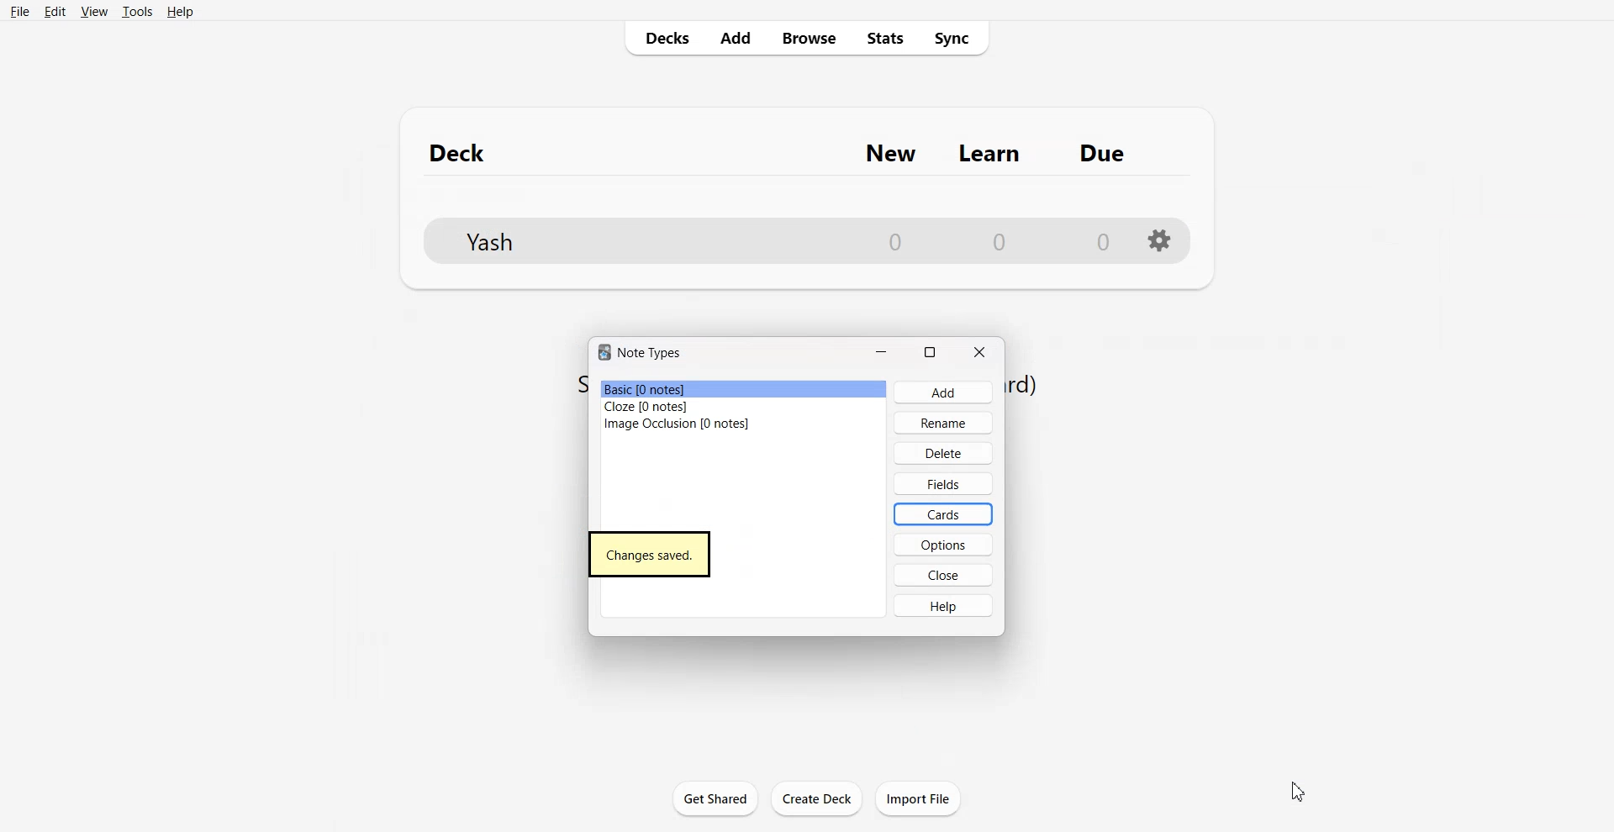 Image resolution: width=1614 pixels, height=832 pixels. Describe the element at coordinates (942, 392) in the screenshot. I see `Add` at that location.